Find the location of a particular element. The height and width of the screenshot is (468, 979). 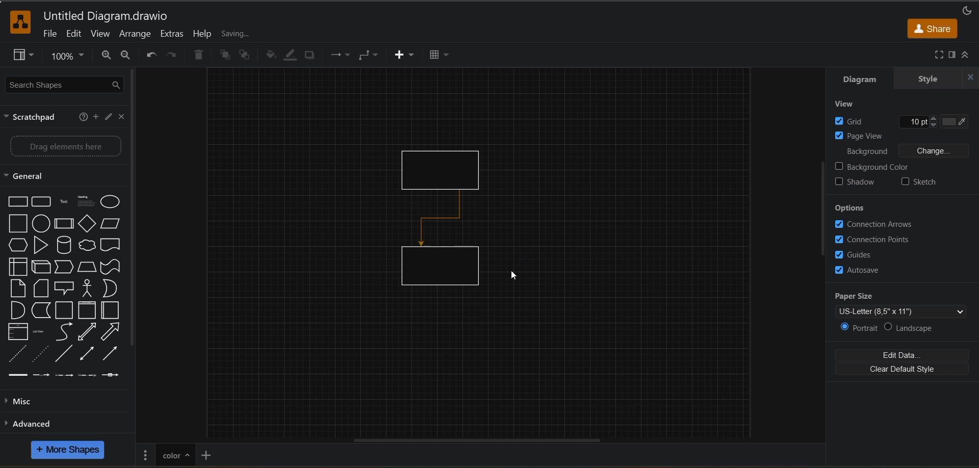

style is located at coordinates (927, 79).